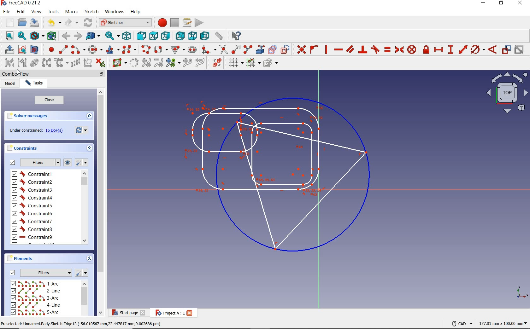  Describe the element at coordinates (165, 36) in the screenshot. I see `right` at that location.